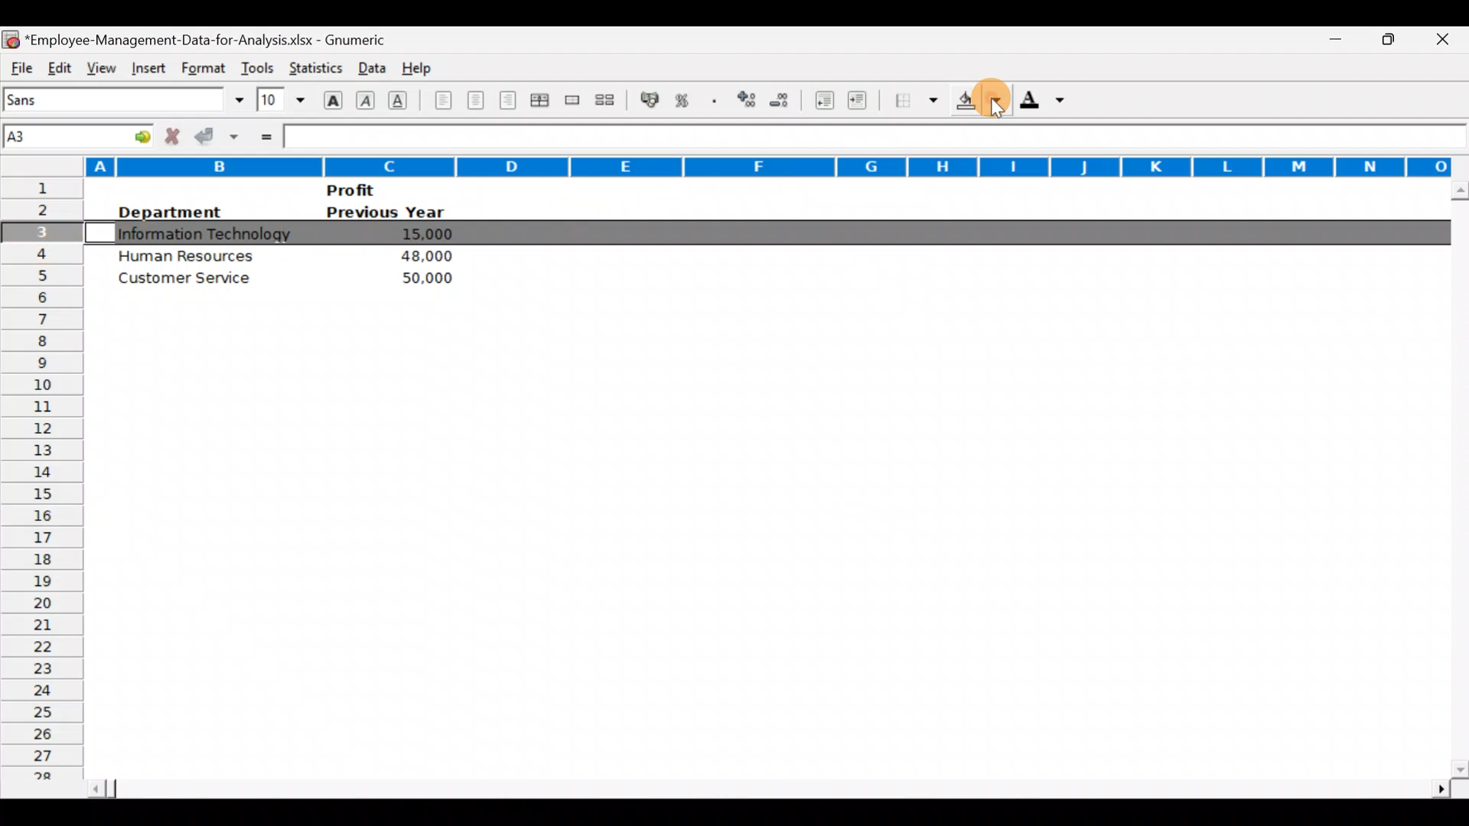 This screenshot has height=826, width=1469. Describe the element at coordinates (1395, 37) in the screenshot. I see `Maximize` at that location.